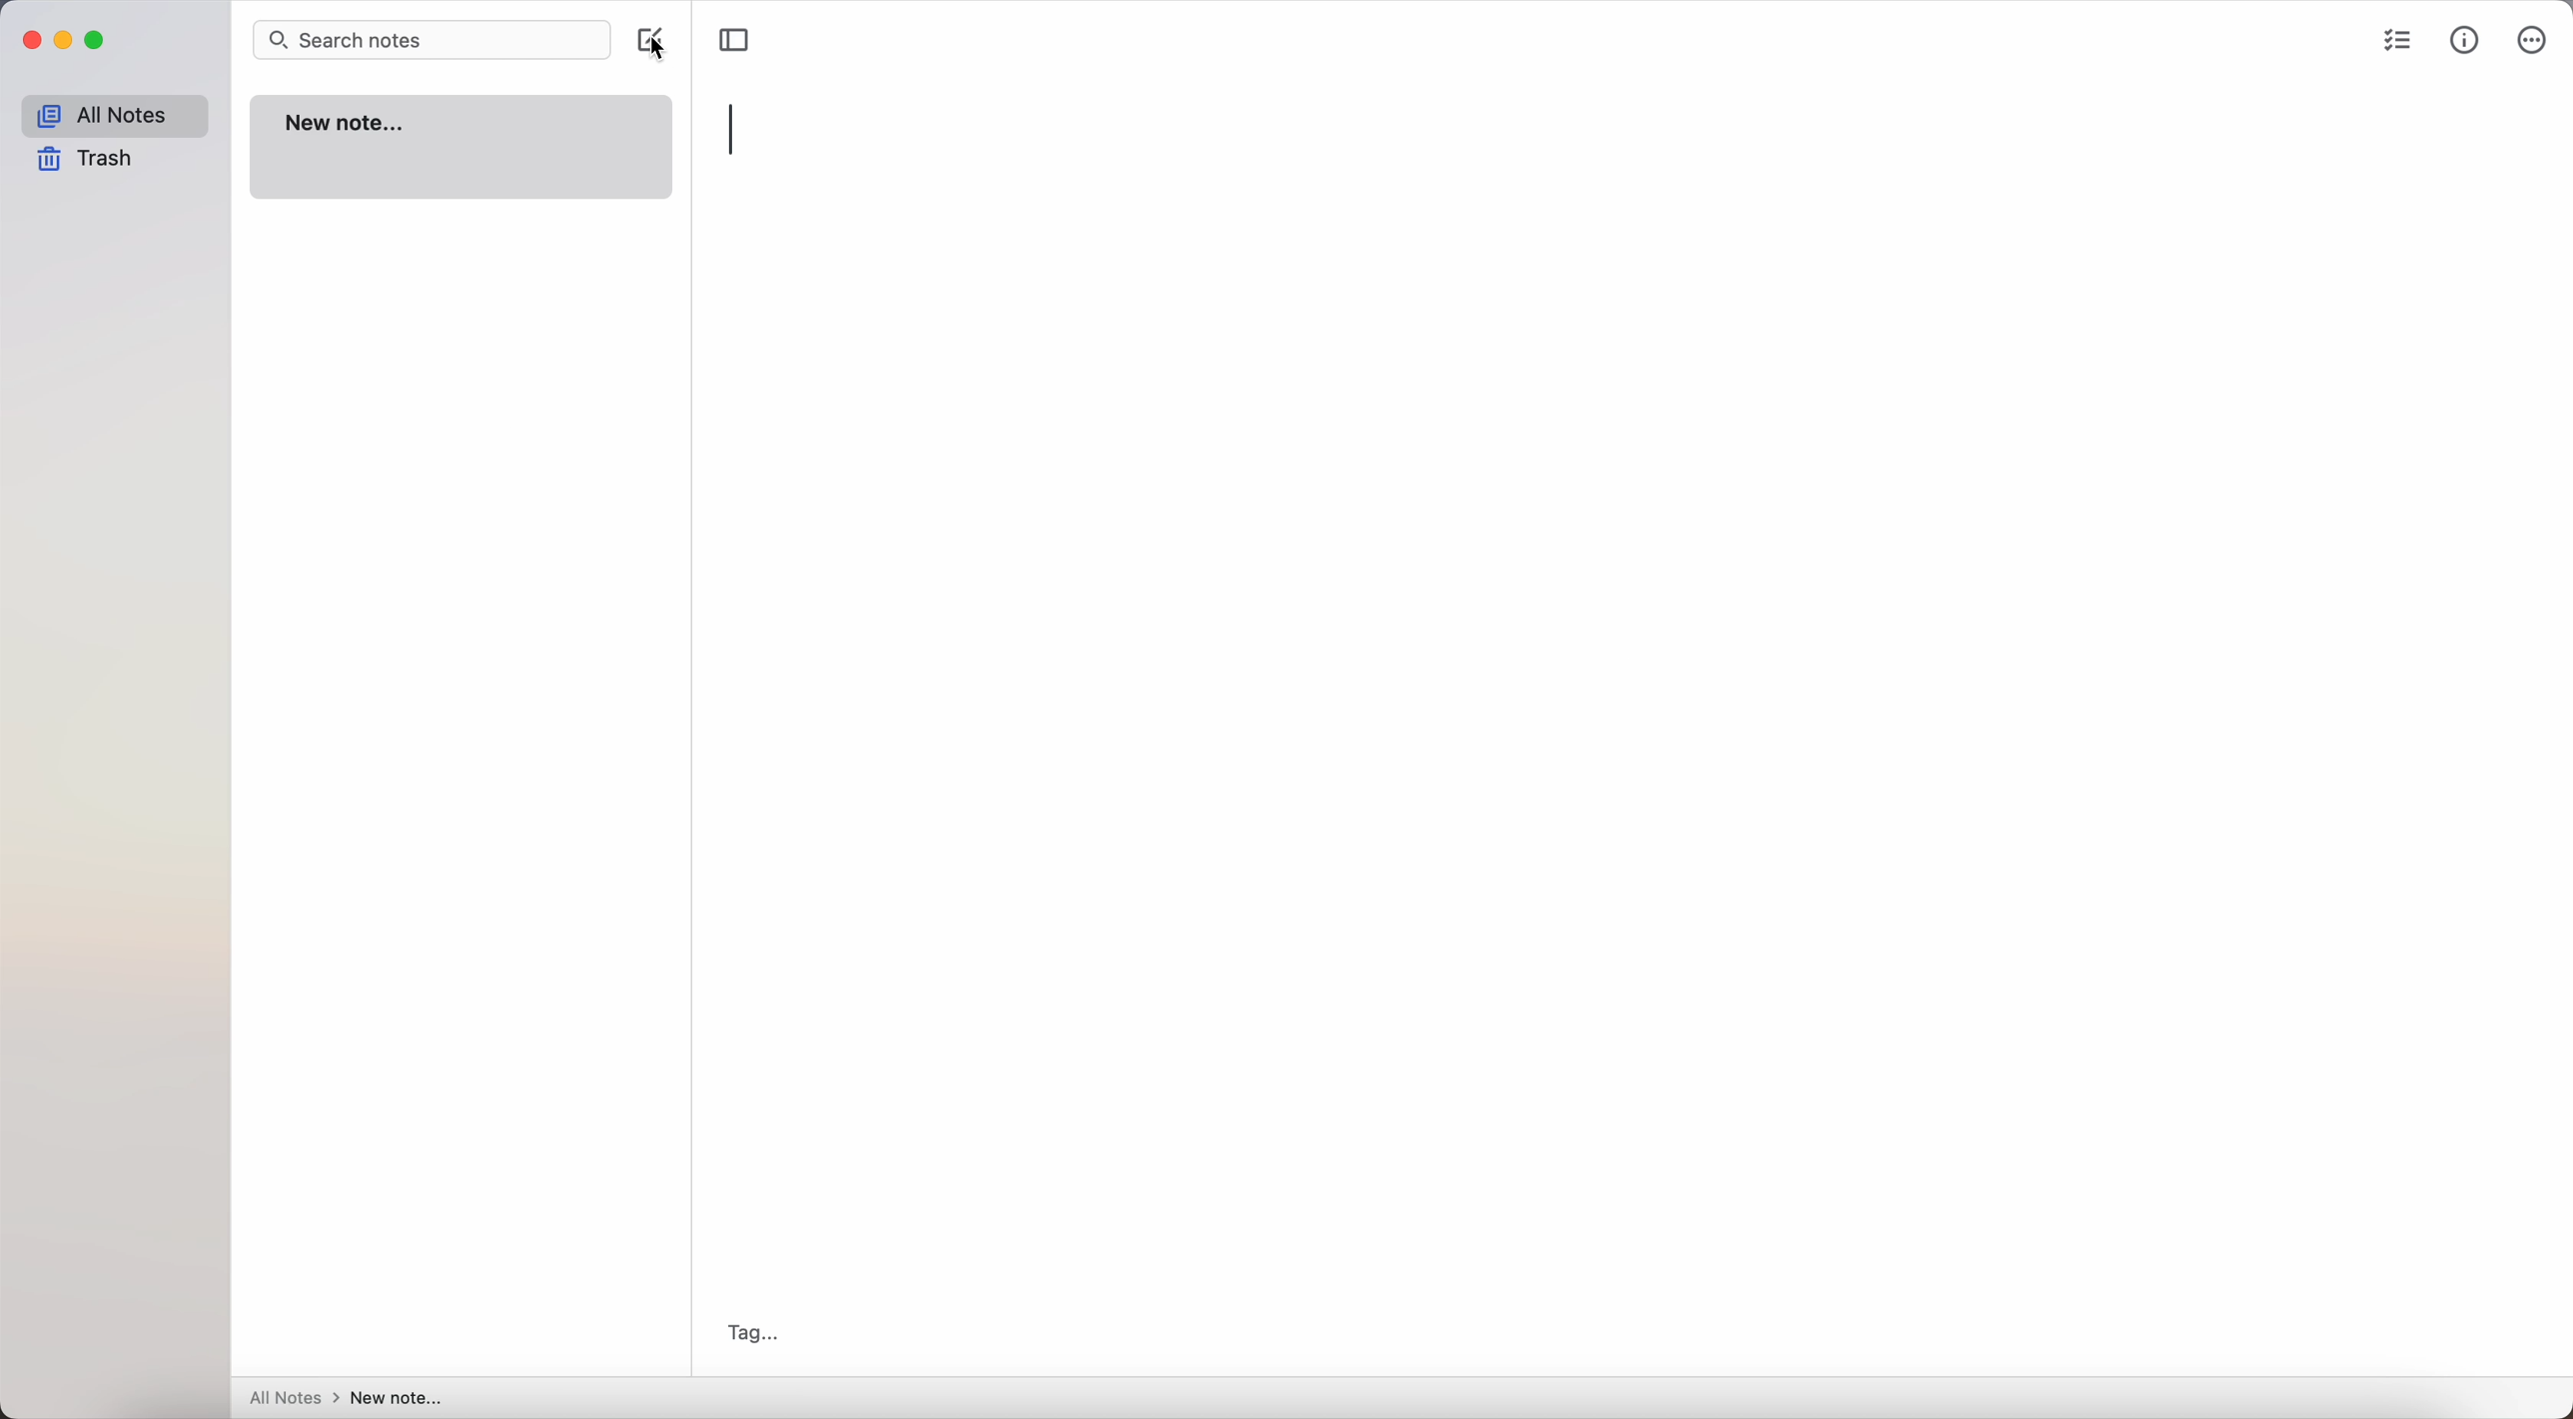 The image size is (2573, 1419). What do you see at coordinates (342, 1397) in the screenshot?
I see `all notes > new note...` at bounding box center [342, 1397].